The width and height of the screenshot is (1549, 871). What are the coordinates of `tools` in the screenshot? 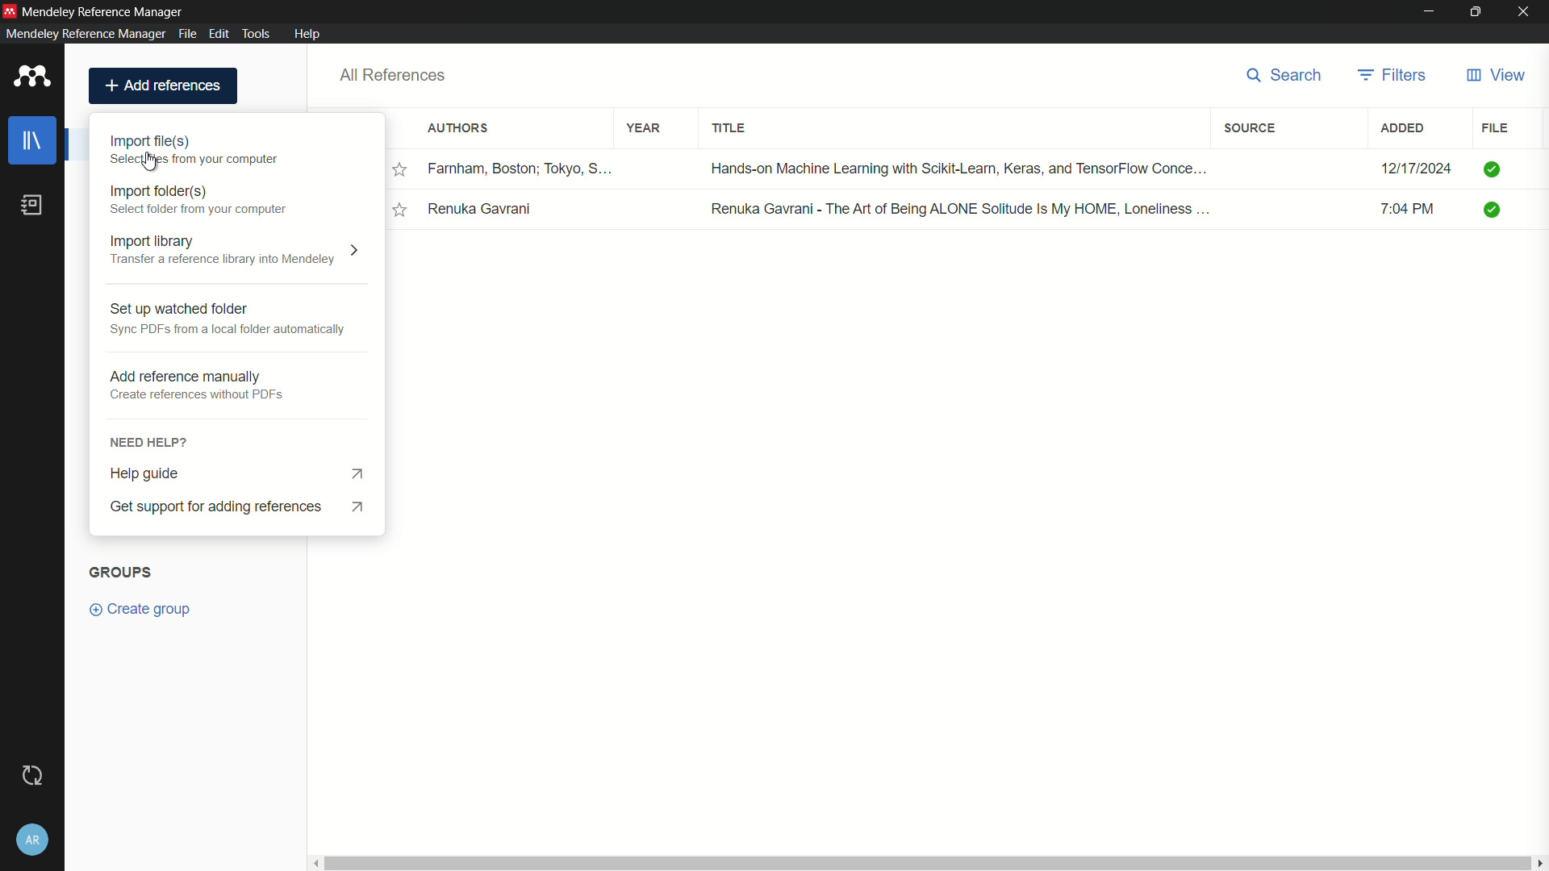 It's located at (256, 33).